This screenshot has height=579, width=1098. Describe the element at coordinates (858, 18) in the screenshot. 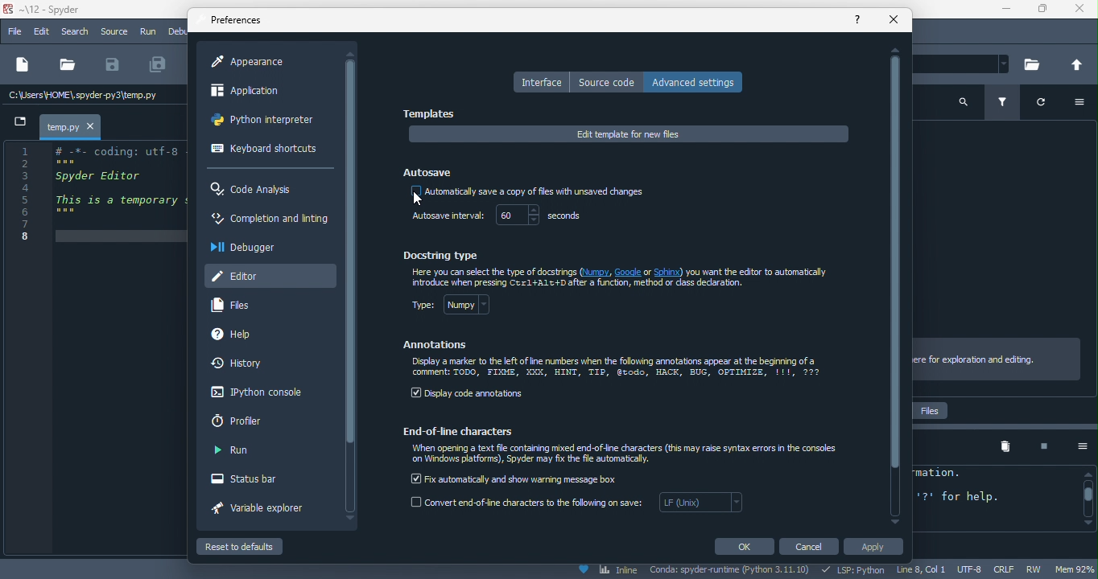

I see `help` at that location.